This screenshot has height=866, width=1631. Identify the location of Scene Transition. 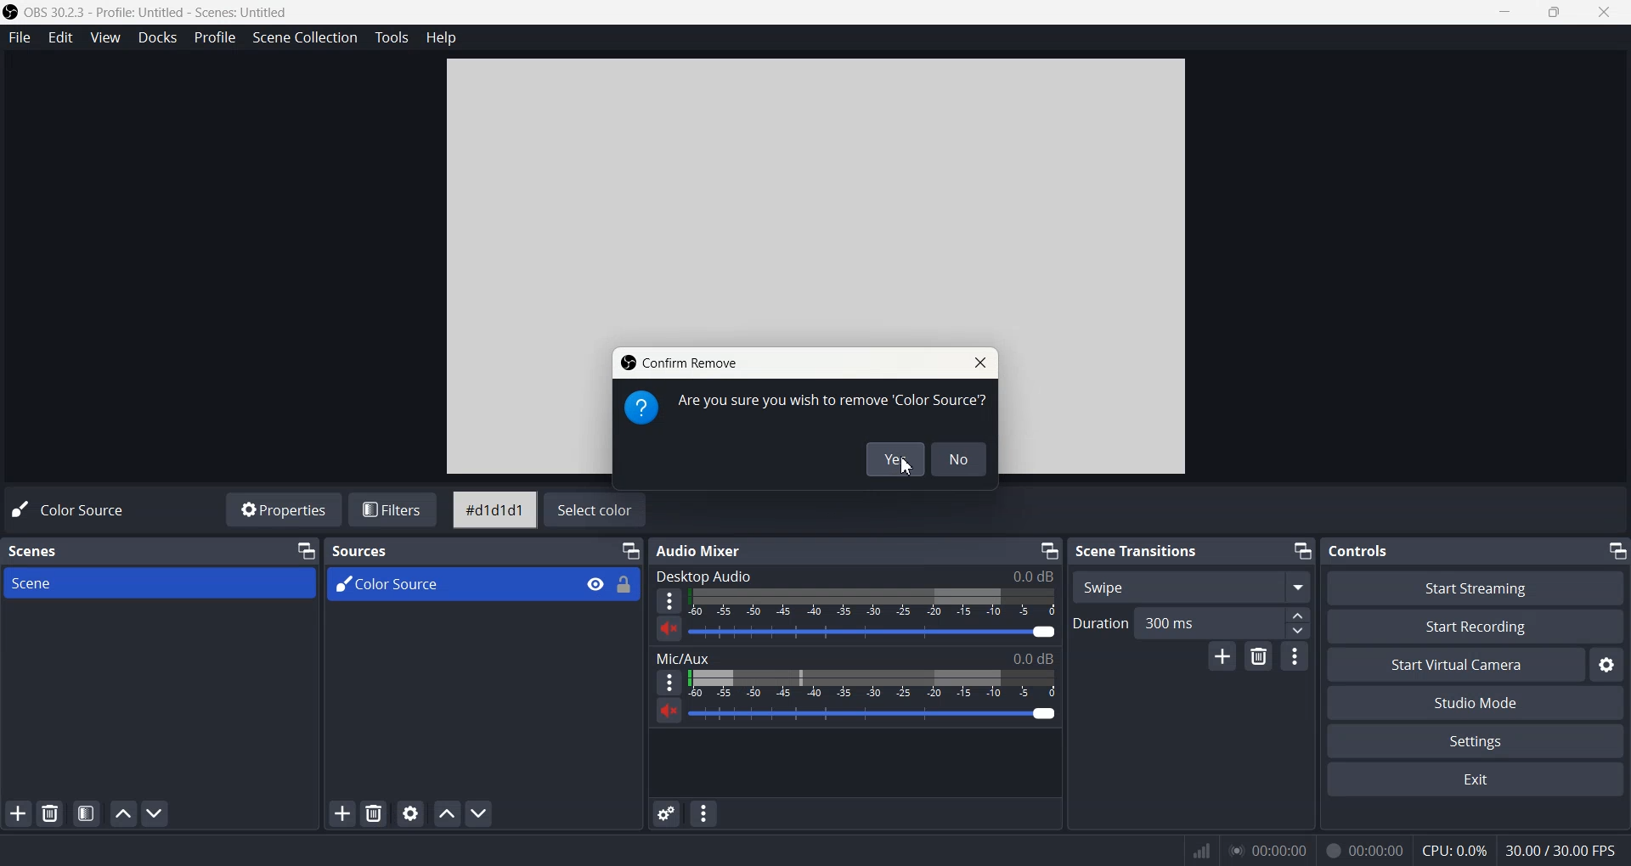
(1137, 550).